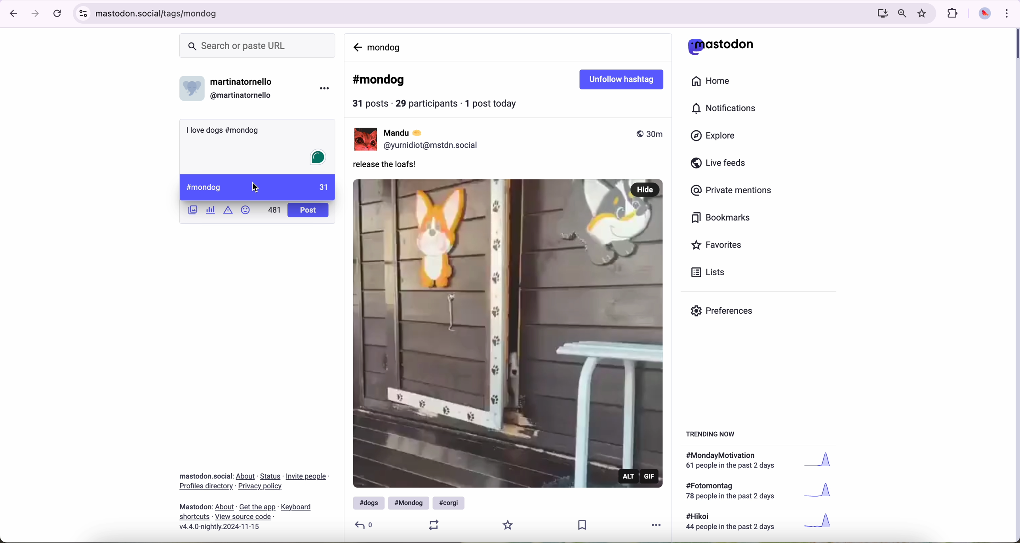 The height and width of the screenshot is (543, 1020). Describe the element at coordinates (261, 486) in the screenshot. I see `link` at that location.